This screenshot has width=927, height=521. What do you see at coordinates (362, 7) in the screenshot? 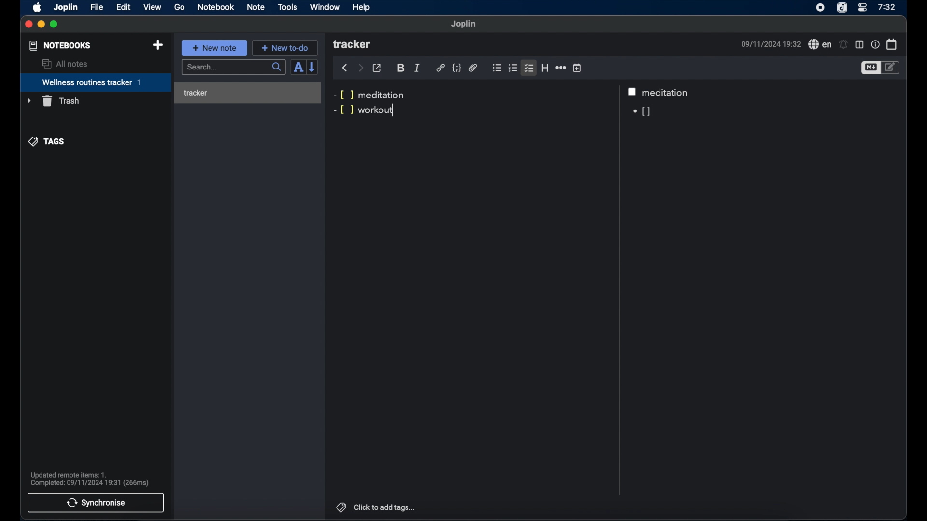
I see `help` at bounding box center [362, 7].